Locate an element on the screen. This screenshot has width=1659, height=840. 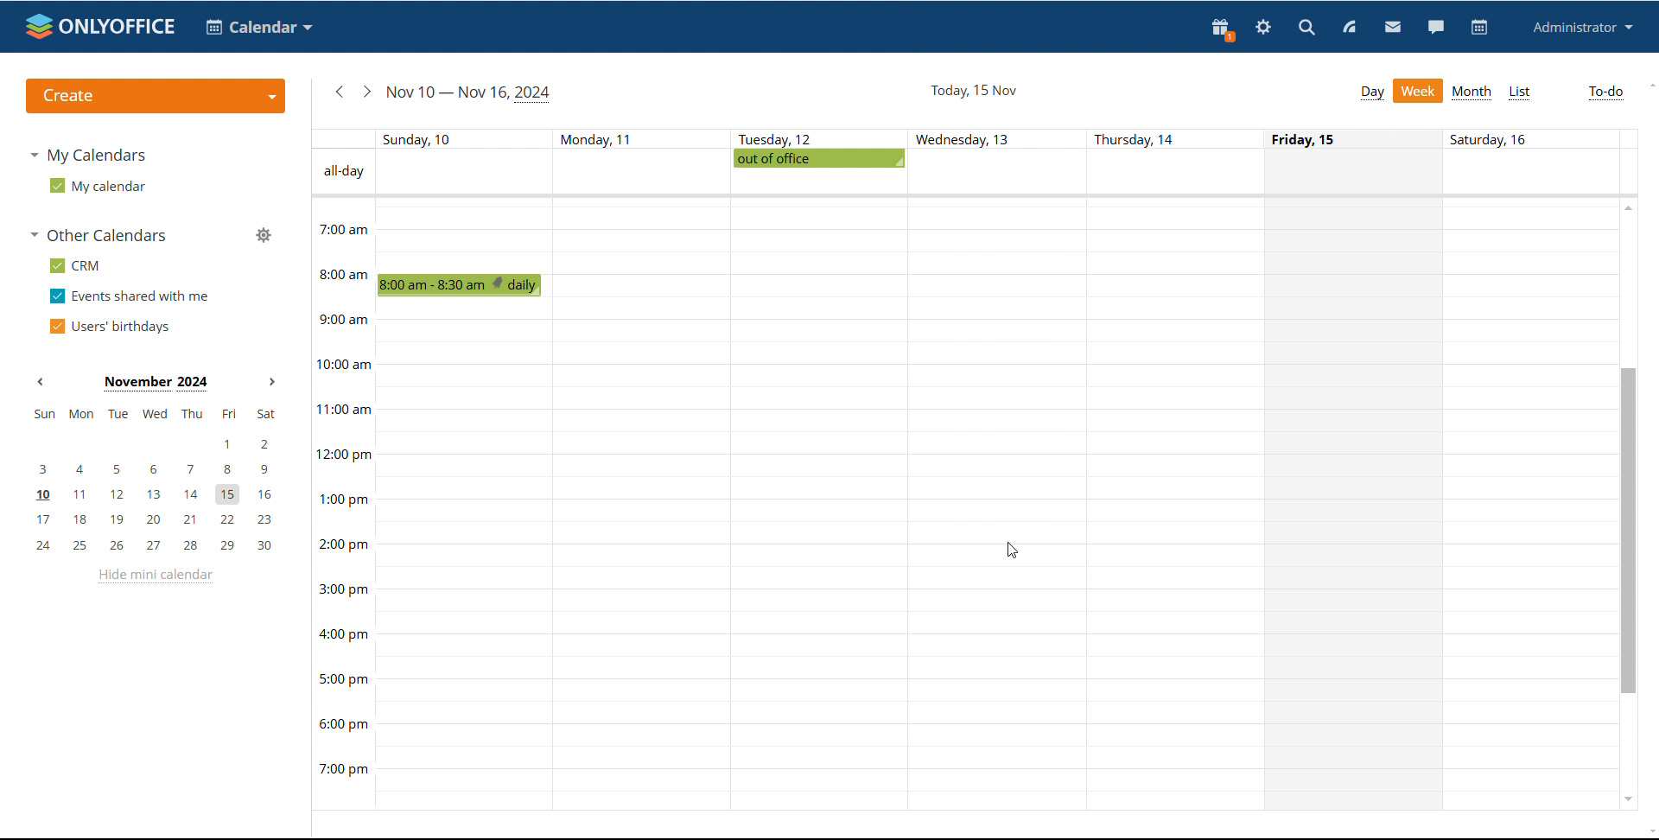
hide mini calendar is located at coordinates (156, 576).